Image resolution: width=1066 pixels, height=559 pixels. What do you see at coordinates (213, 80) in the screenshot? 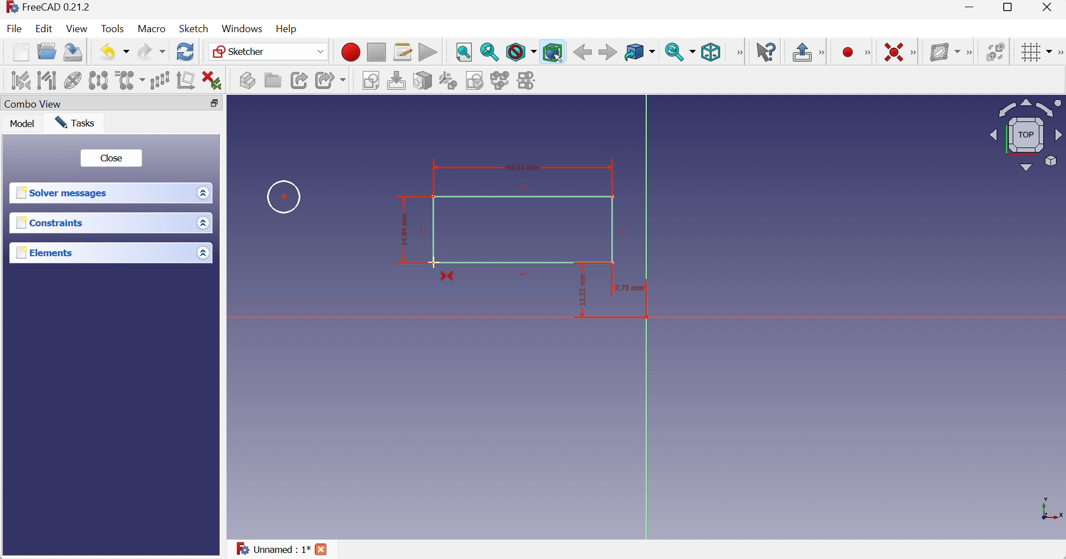
I see `Delete all constraints` at bounding box center [213, 80].